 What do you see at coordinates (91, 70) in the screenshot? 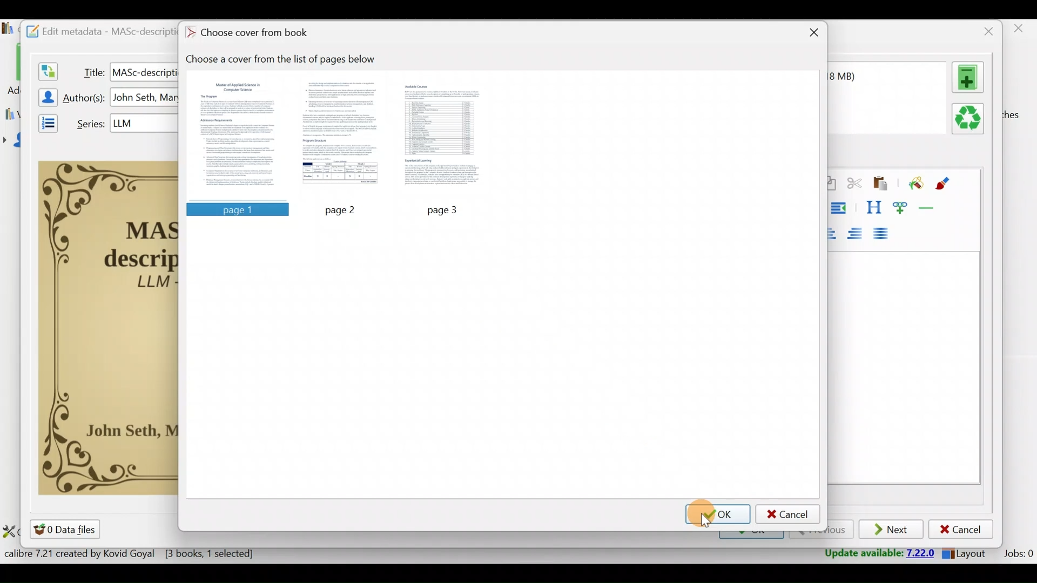
I see `Title` at bounding box center [91, 70].